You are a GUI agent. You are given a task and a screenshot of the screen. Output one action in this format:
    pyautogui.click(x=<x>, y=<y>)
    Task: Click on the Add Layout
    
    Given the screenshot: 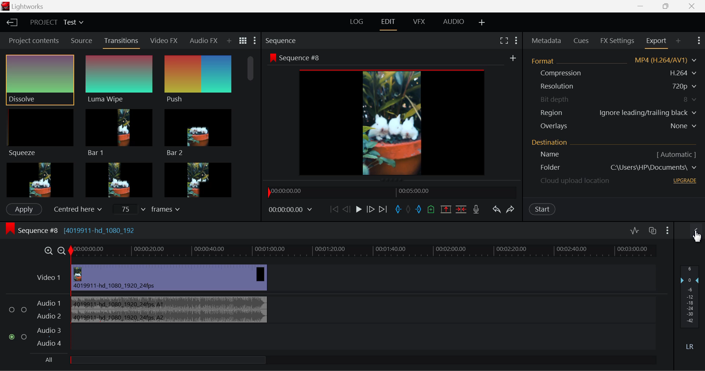 What is the action you would take?
    pyautogui.click(x=482, y=21)
    